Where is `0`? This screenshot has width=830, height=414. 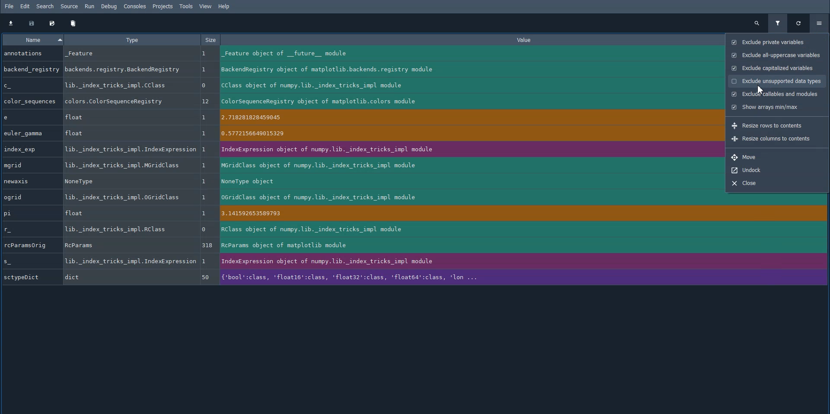 0 is located at coordinates (206, 229).